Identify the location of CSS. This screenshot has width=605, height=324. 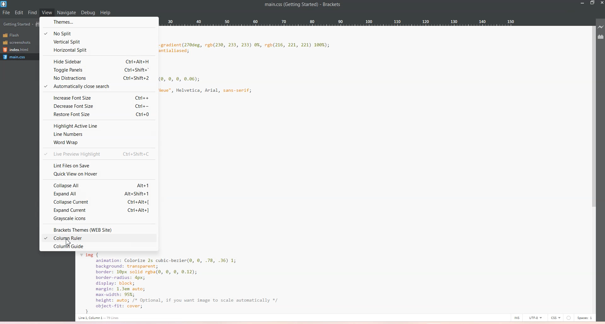
(555, 317).